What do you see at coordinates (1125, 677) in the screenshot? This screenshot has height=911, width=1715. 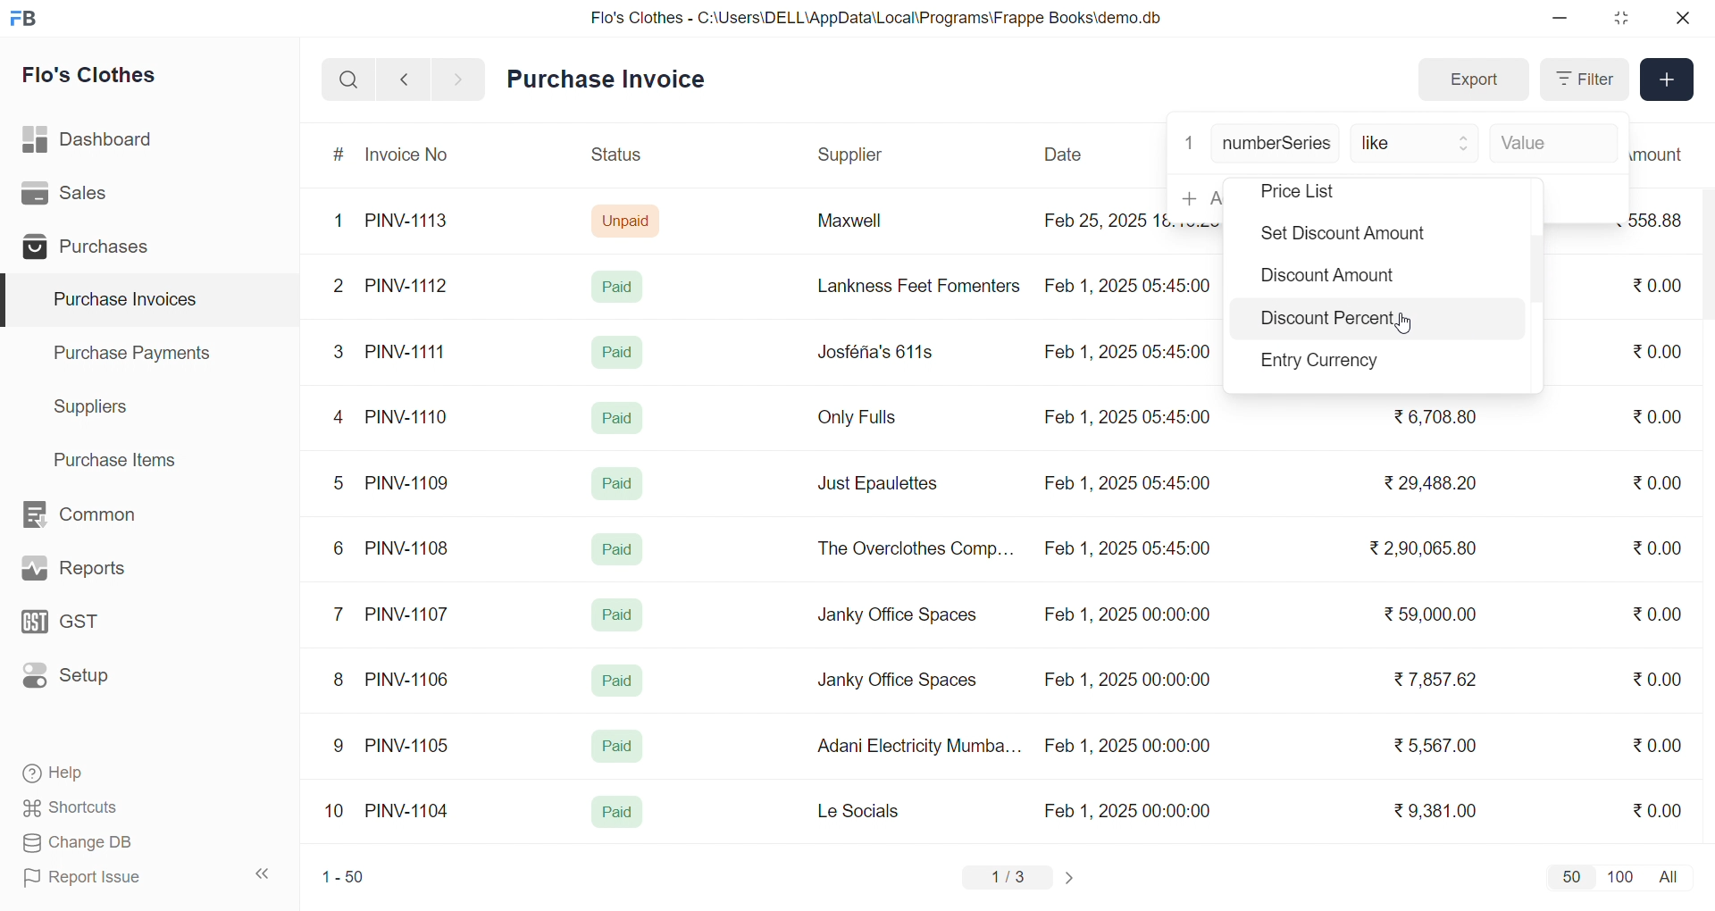 I see `Feb 1, 2025 00:00:00` at bounding box center [1125, 677].